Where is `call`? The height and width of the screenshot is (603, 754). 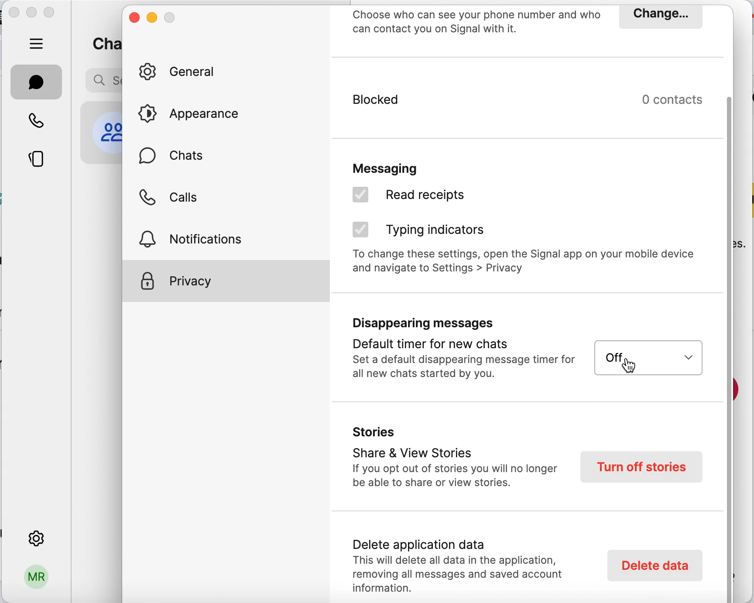
call is located at coordinates (37, 120).